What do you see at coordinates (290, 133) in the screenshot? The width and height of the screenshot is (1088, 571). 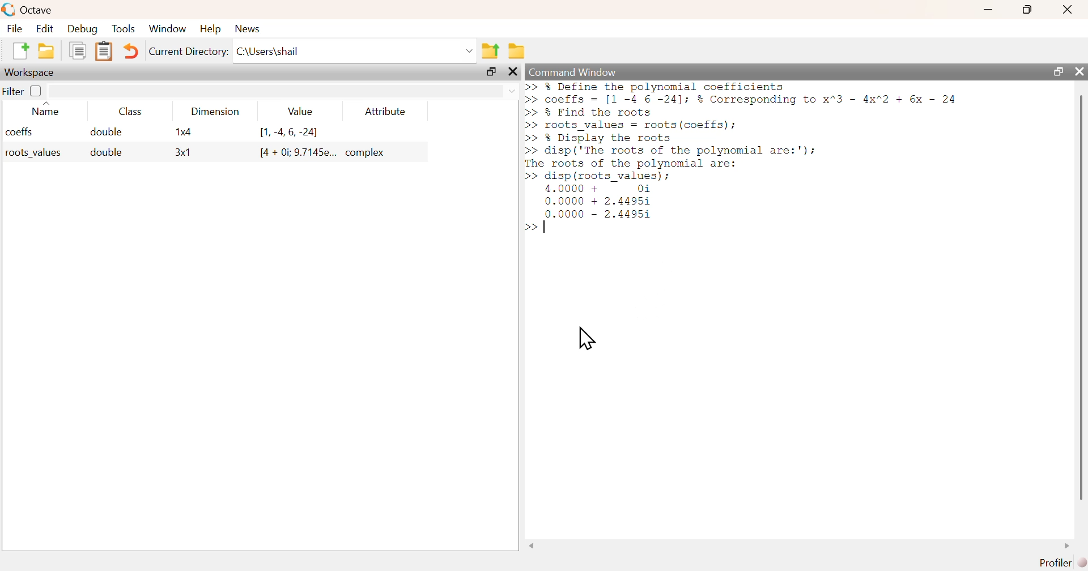 I see `[1,-4,6,-24]` at bounding box center [290, 133].